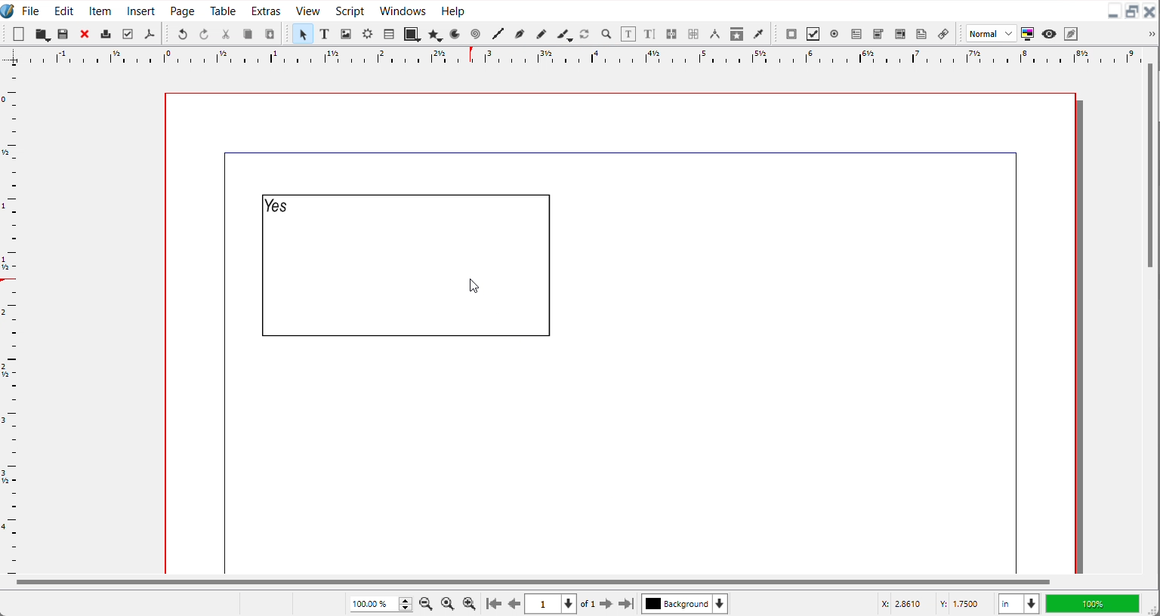 This screenshot has width=1160, height=616. I want to click on Select current layer, so click(685, 603).